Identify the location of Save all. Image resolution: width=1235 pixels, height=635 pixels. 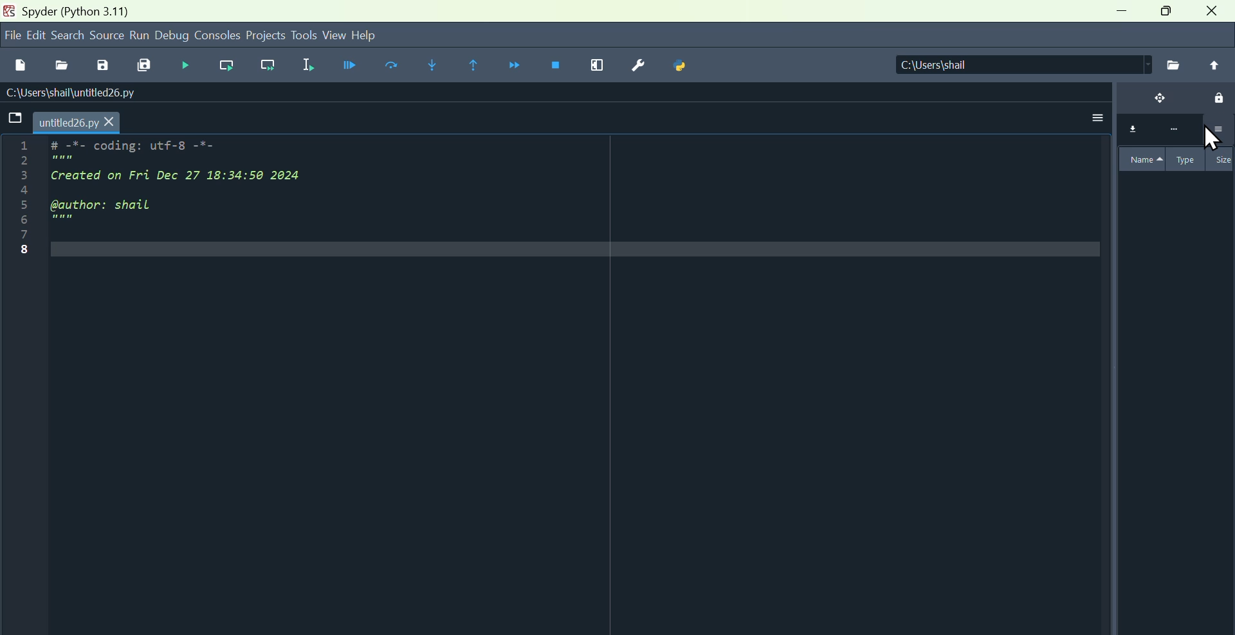
(145, 66).